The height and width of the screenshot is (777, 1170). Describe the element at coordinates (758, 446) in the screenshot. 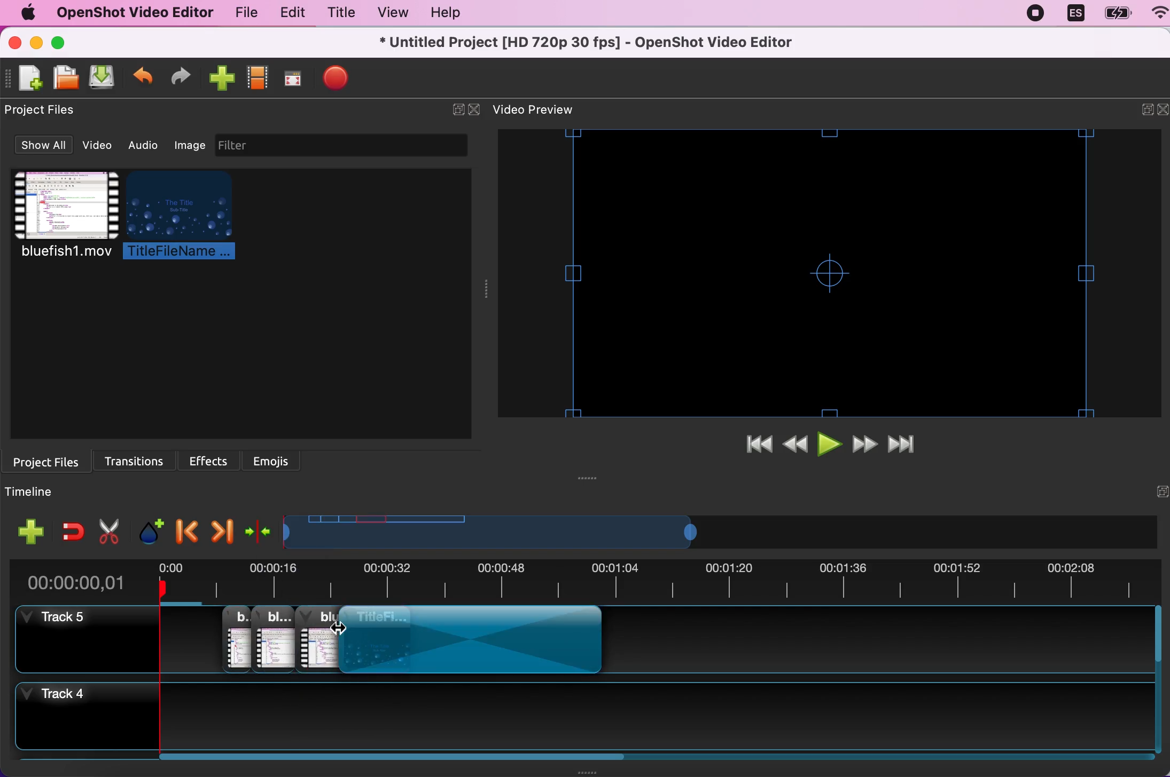

I see `jump to start` at that location.